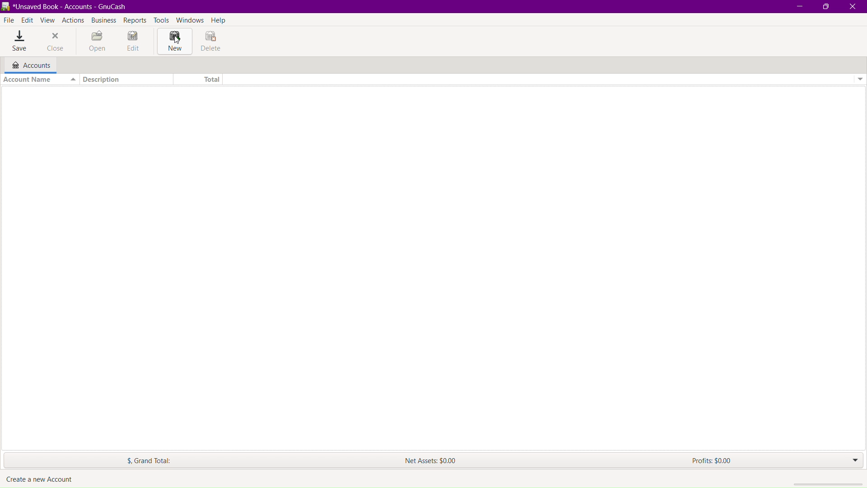 The width and height of the screenshot is (867, 488). Describe the element at coordinates (825, 7) in the screenshot. I see `Maximize` at that location.